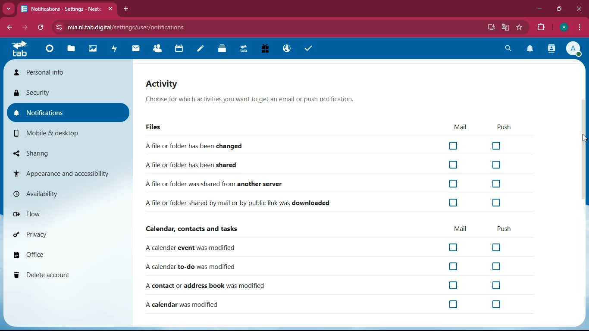 The image size is (589, 331). Describe the element at coordinates (476, 27) in the screenshot. I see `password` at that location.